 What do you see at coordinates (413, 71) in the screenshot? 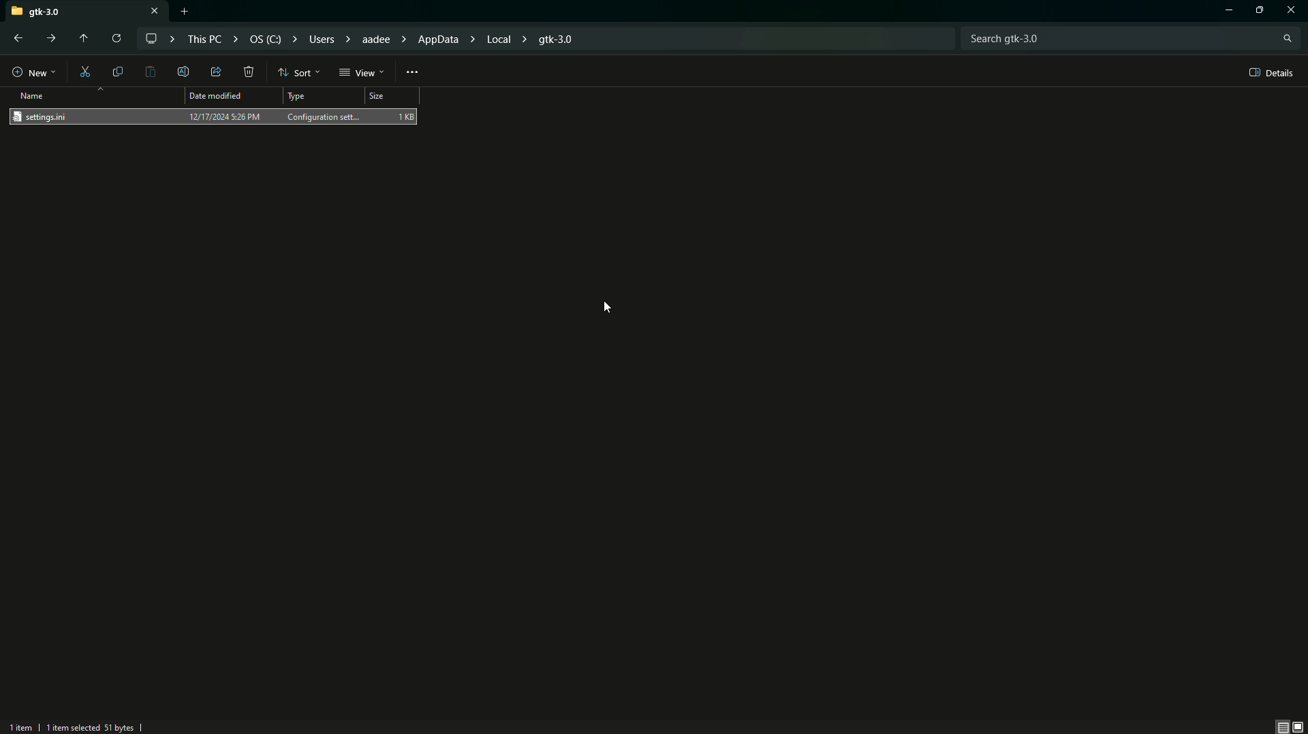
I see `More Options` at bounding box center [413, 71].